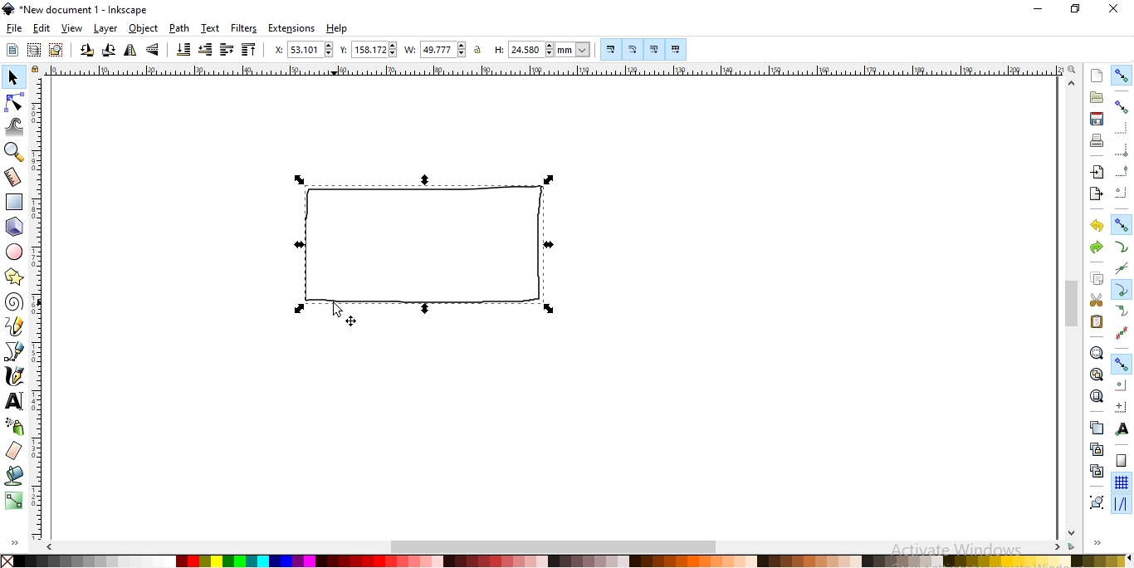 The width and height of the screenshot is (1134, 568). Describe the element at coordinates (1097, 98) in the screenshot. I see `open an existing document` at that location.